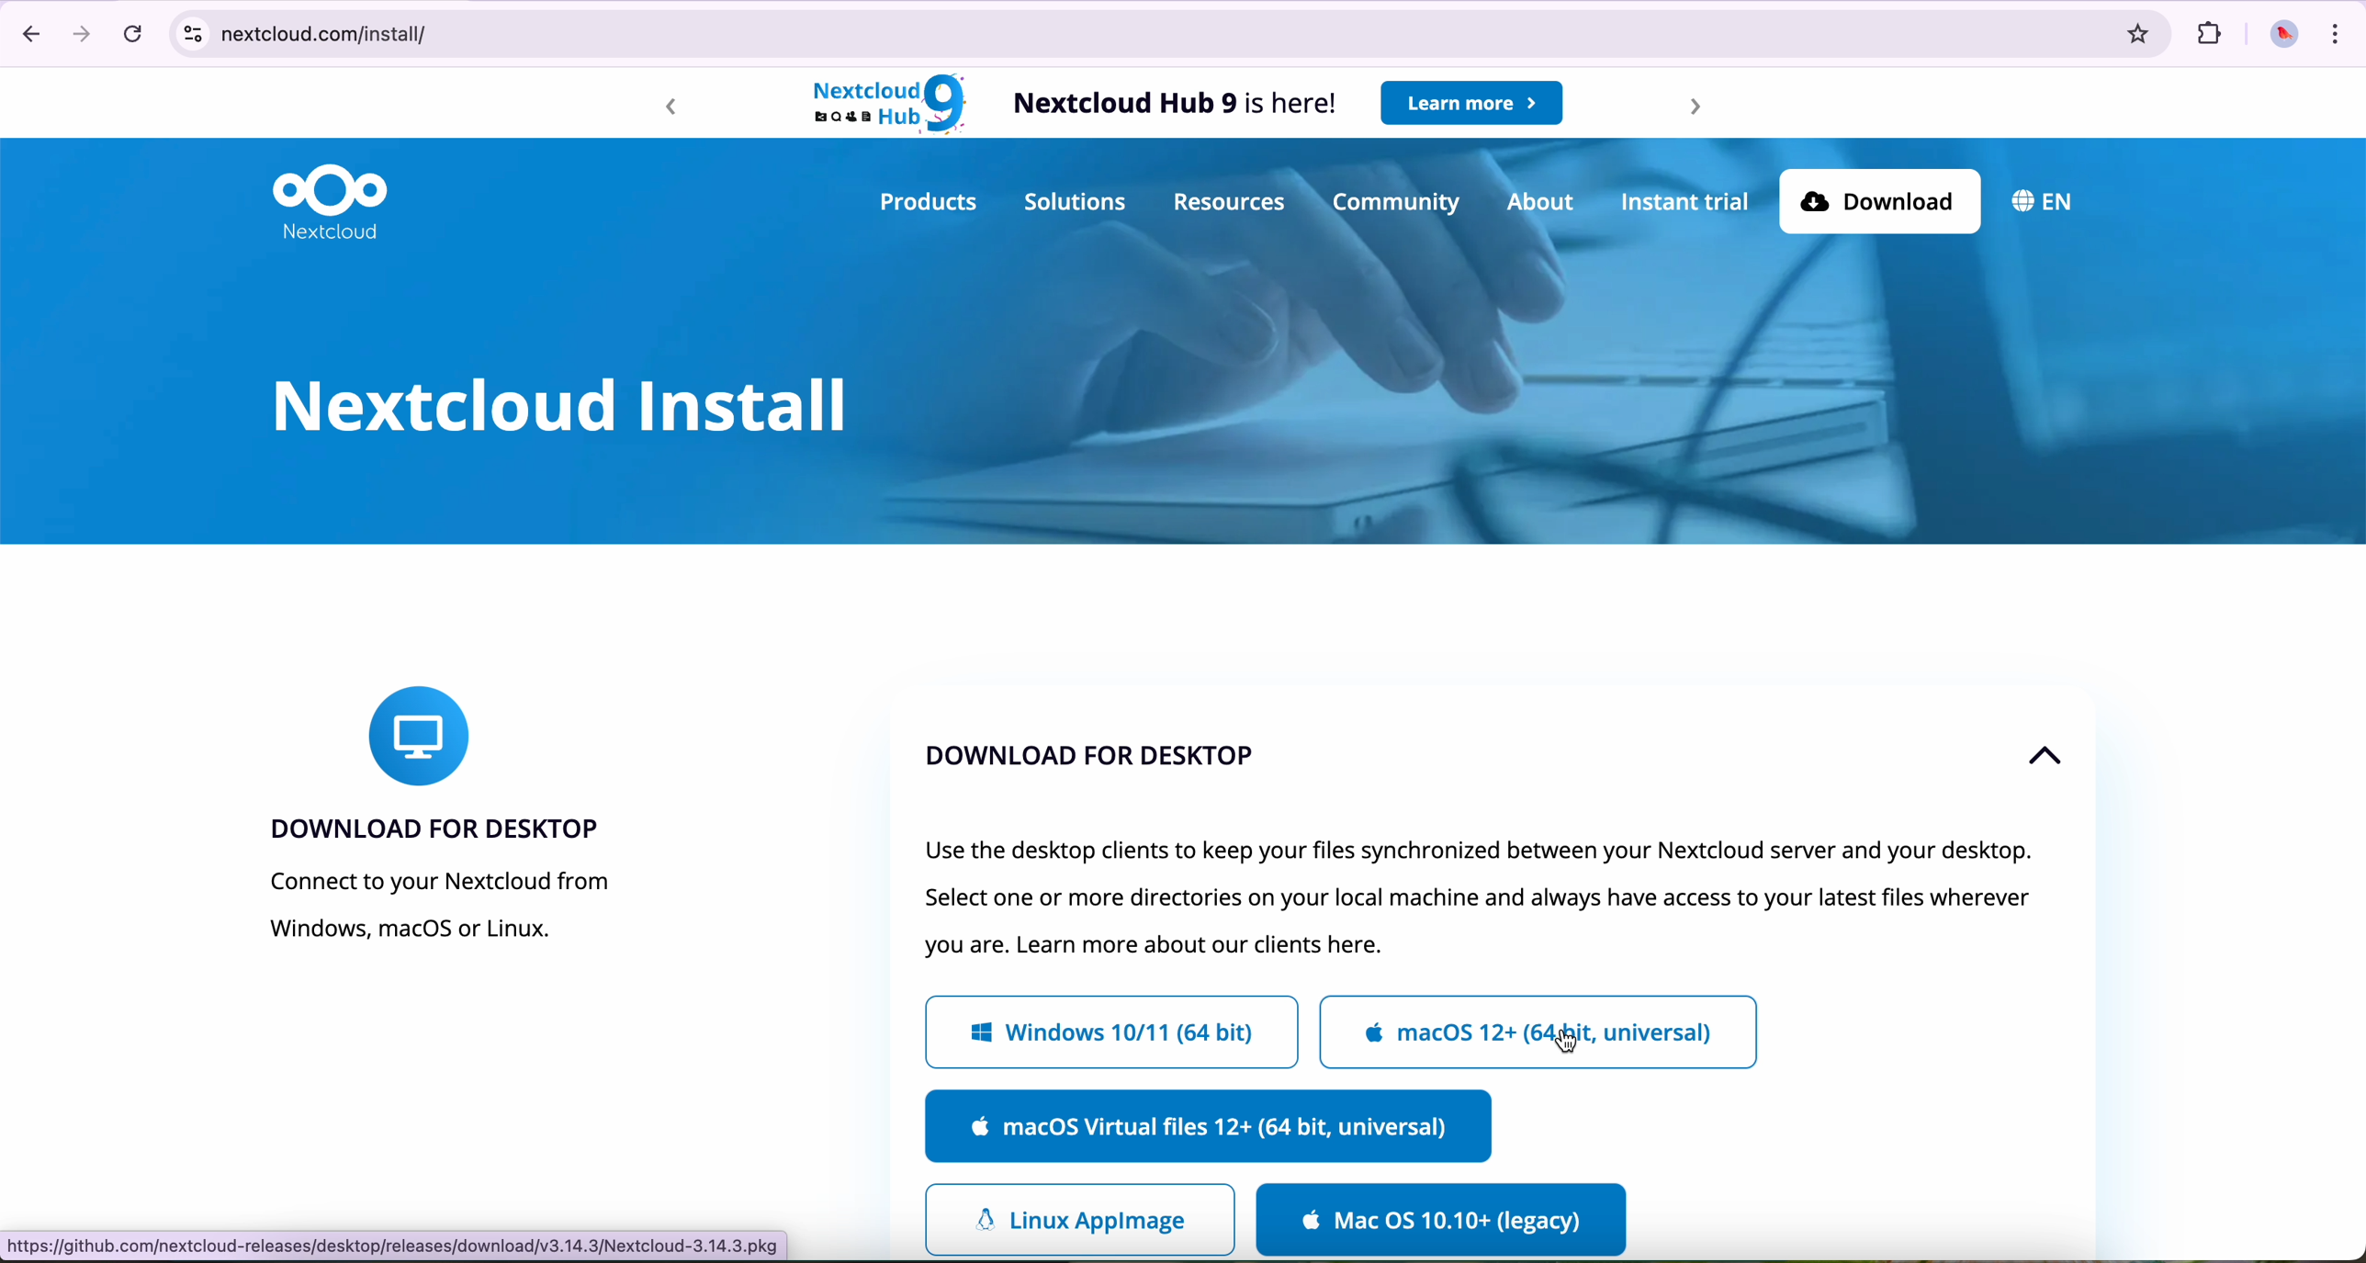  I want to click on icon, so click(420, 730).